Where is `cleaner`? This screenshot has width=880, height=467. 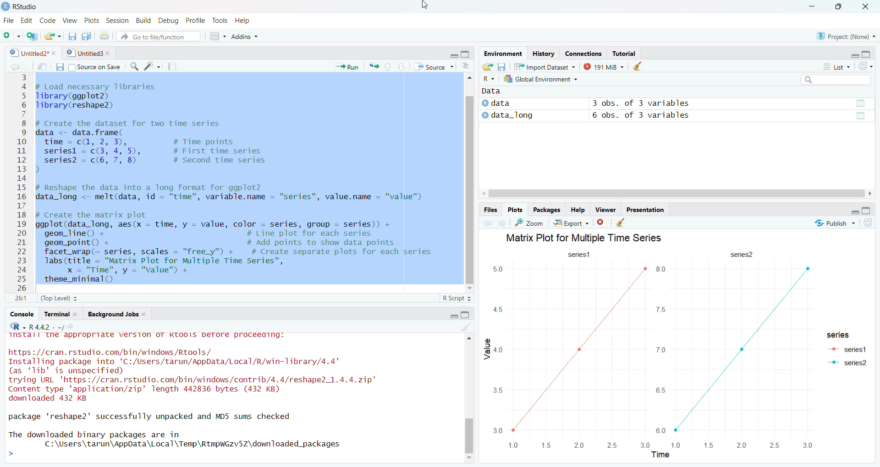
cleaner is located at coordinates (642, 66).